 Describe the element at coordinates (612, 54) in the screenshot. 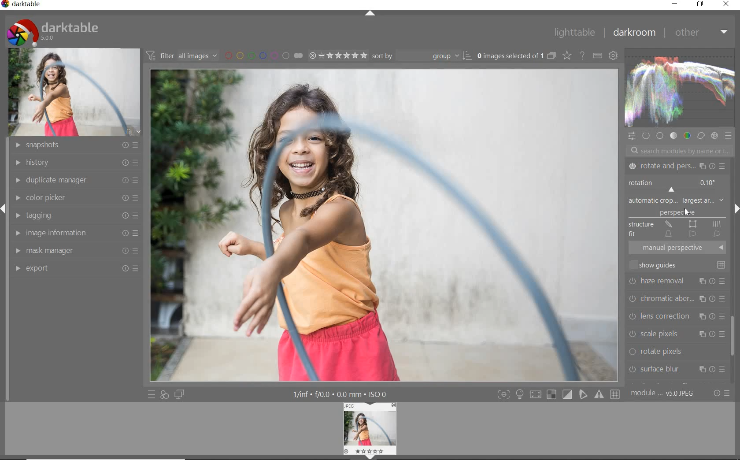

I see `show global preference` at that location.